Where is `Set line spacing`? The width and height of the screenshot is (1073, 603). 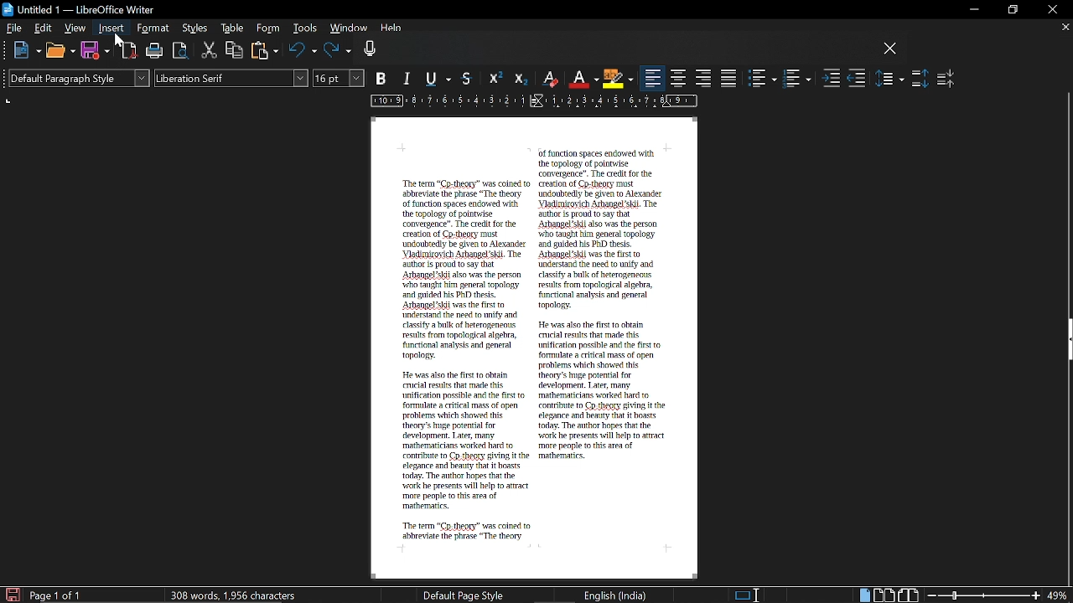
Set line spacing is located at coordinates (890, 78).